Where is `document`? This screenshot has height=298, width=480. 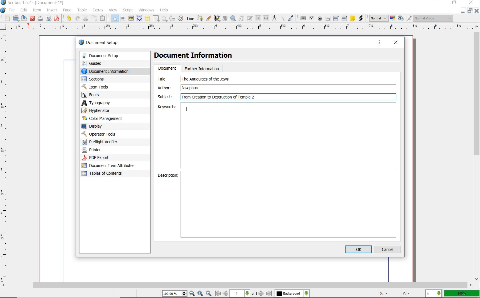 document is located at coordinates (167, 69).